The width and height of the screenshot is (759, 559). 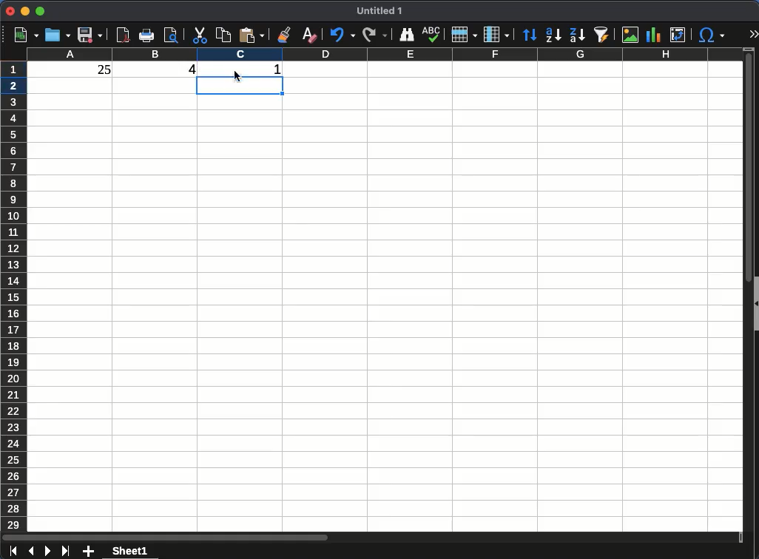 I want to click on scroll, so click(x=743, y=297).